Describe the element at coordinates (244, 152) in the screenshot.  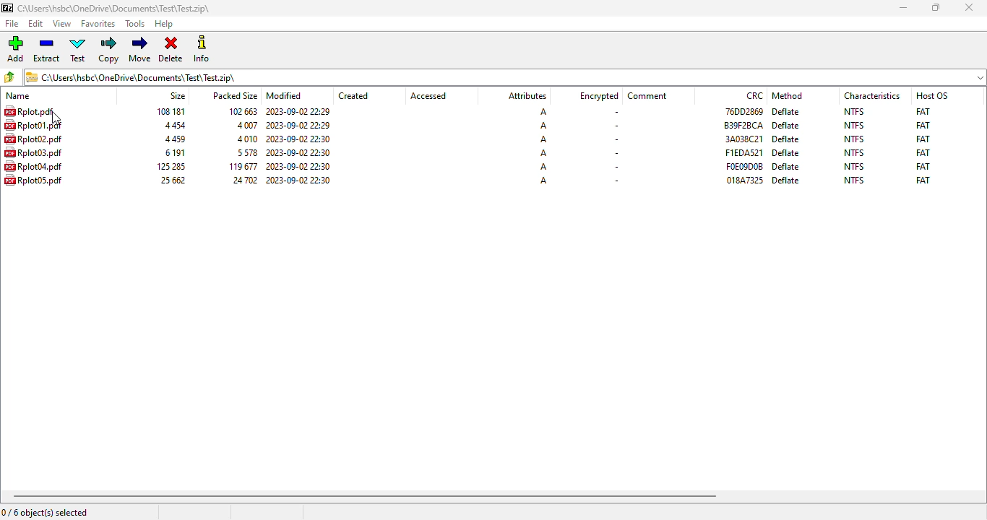
I see `packed size` at that location.